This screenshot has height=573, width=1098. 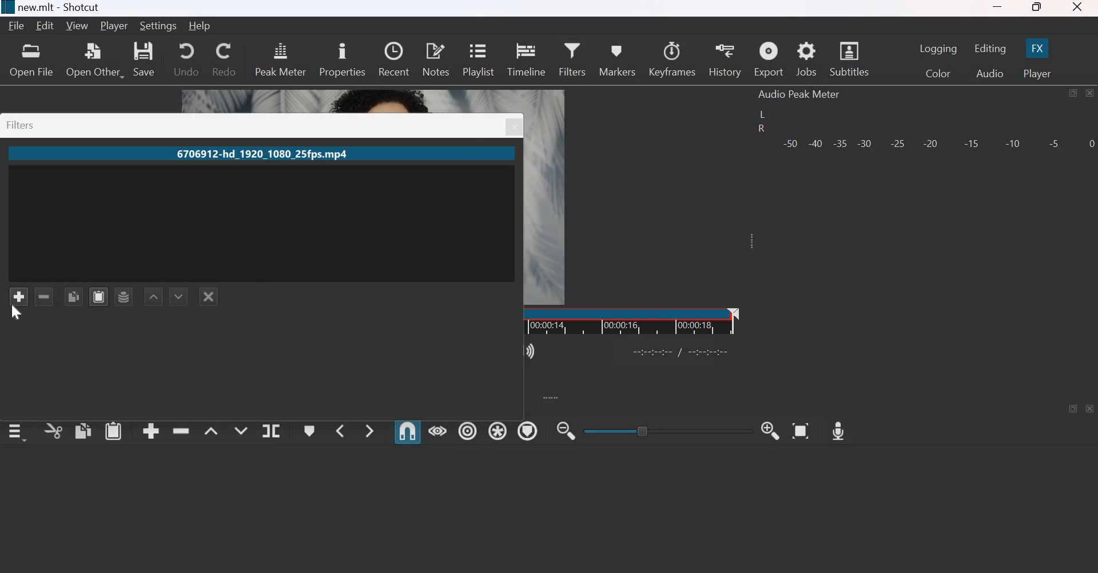 I want to click on File, so click(x=18, y=26).